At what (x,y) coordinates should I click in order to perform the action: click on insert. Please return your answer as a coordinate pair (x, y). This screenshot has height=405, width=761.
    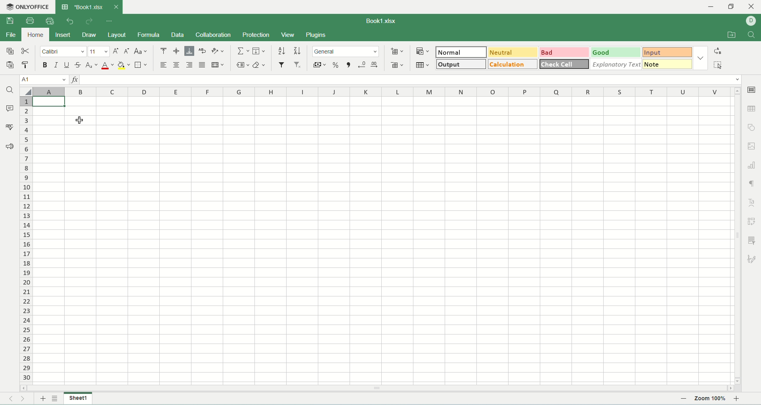
    Looking at the image, I should click on (63, 36).